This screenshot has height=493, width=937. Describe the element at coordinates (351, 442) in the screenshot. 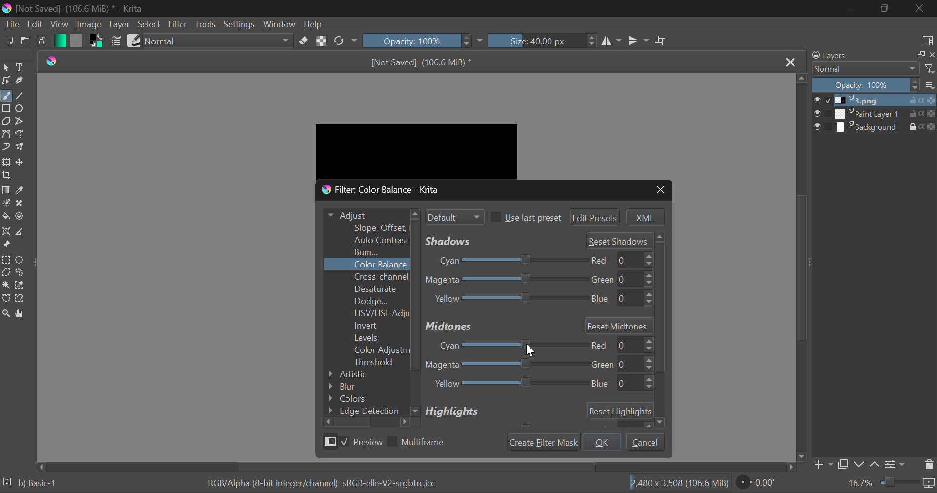

I see `Preview` at that location.